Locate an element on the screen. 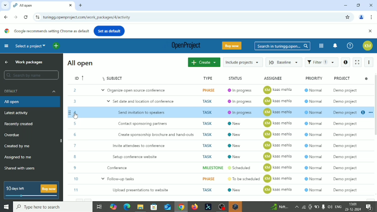 The height and width of the screenshot is (212, 377). Account is located at coordinates (369, 46).